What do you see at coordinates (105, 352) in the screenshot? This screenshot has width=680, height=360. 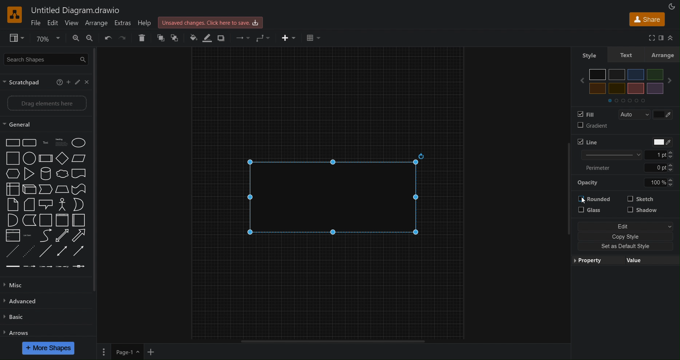 I see `Pages` at bounding box center [105, 352].